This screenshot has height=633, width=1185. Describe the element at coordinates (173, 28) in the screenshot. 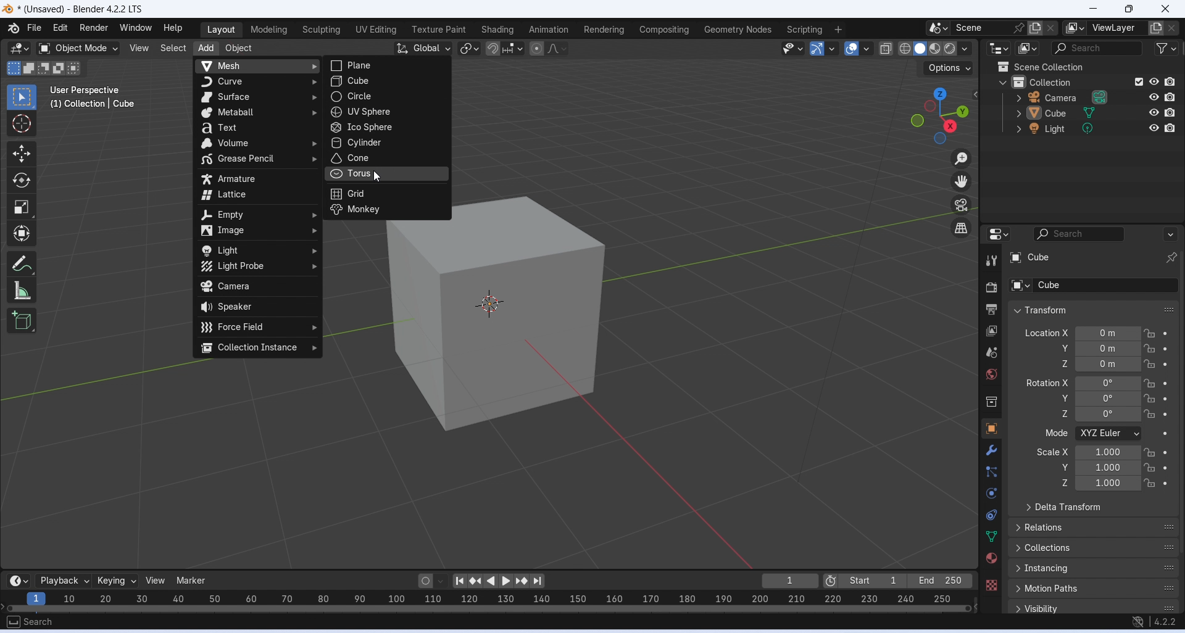

I see `Help` at that location.